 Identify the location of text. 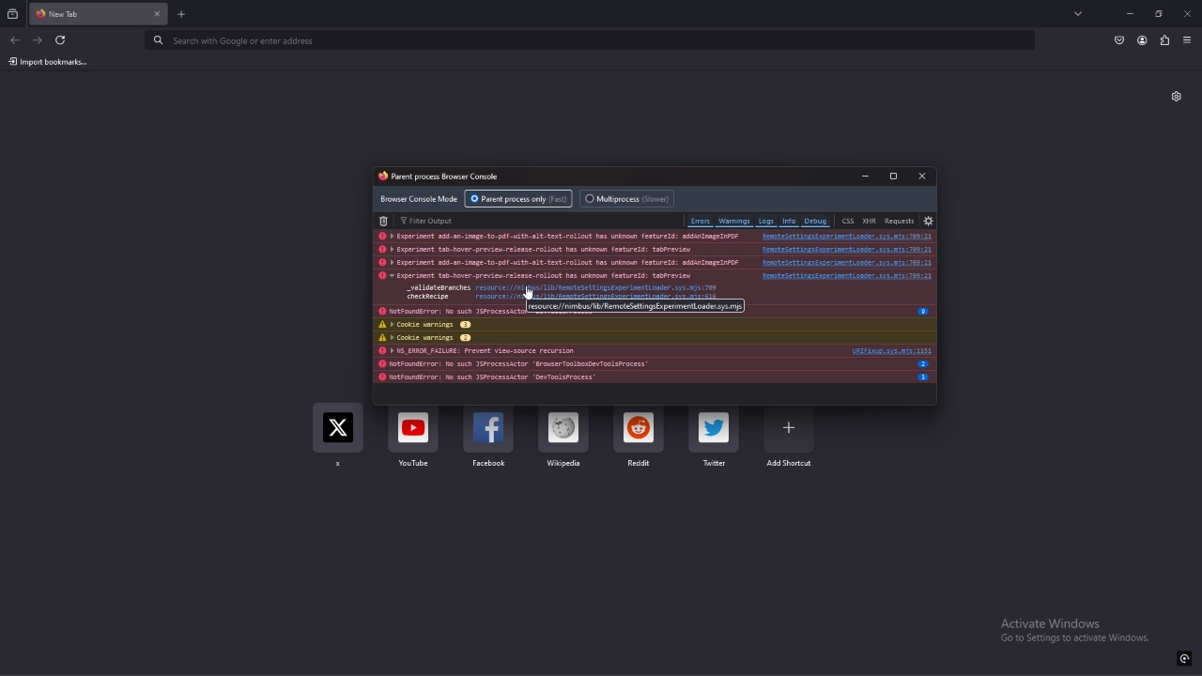
(1074, 630).